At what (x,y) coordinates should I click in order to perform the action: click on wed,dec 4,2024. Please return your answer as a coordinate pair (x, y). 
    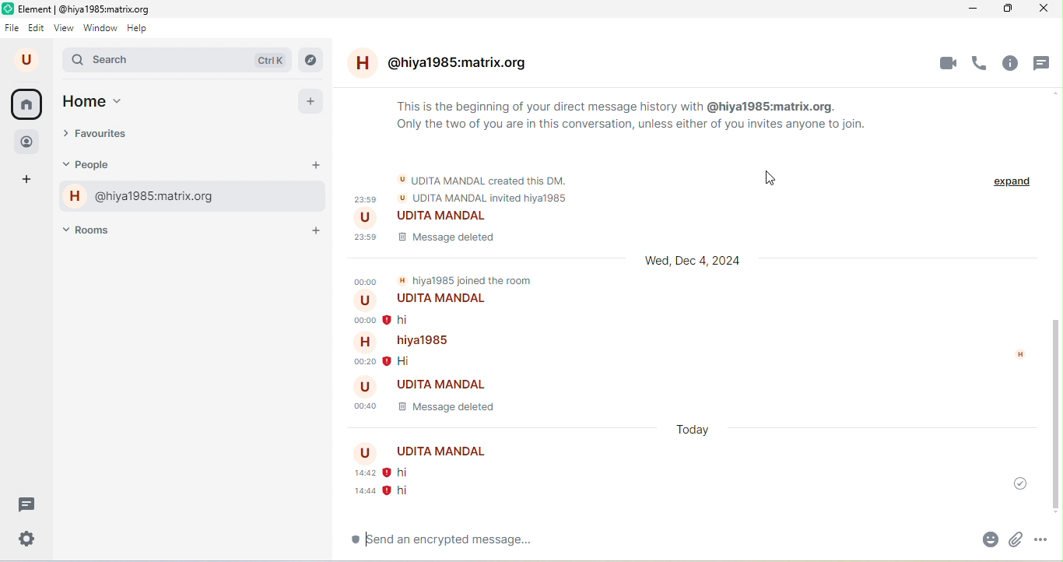
    Looking at the image, I should click on (695, 265).